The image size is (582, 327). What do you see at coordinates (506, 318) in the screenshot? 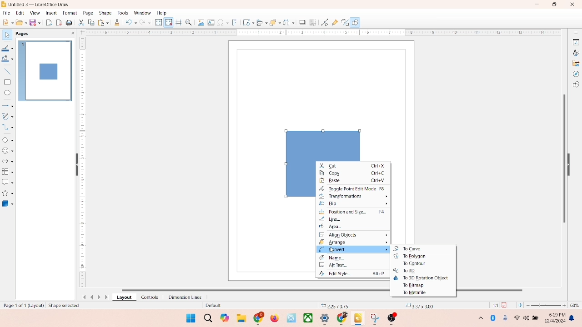
I see `microphone` at bounding box center [506, 318].